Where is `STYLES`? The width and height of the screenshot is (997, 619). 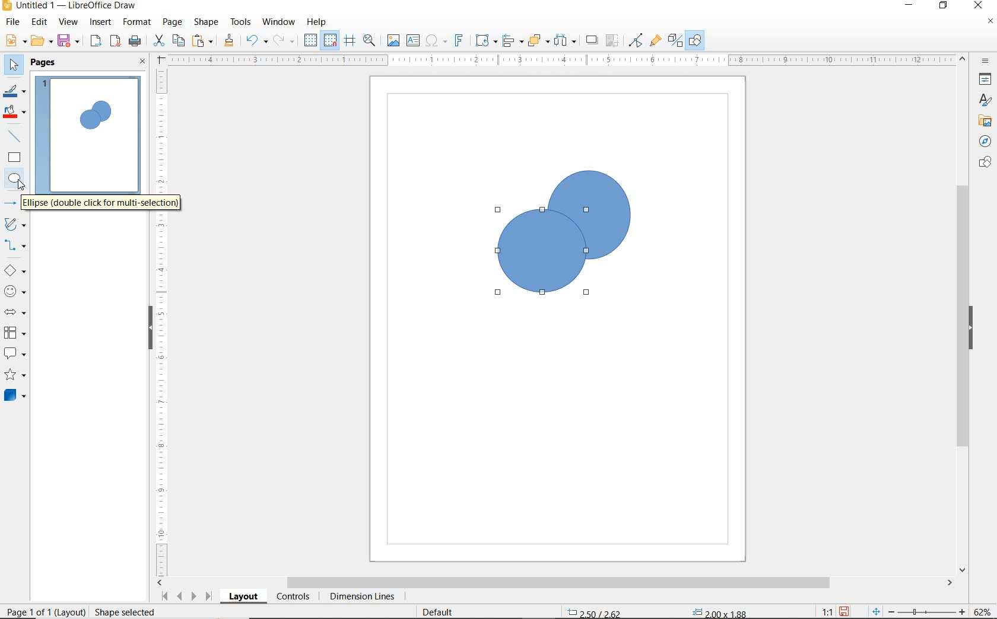 STYLES is located at coordinates (982, 102).